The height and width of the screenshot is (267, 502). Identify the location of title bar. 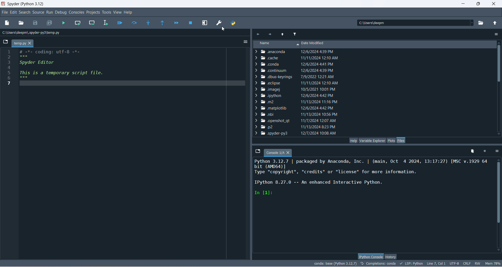
(26, 3).